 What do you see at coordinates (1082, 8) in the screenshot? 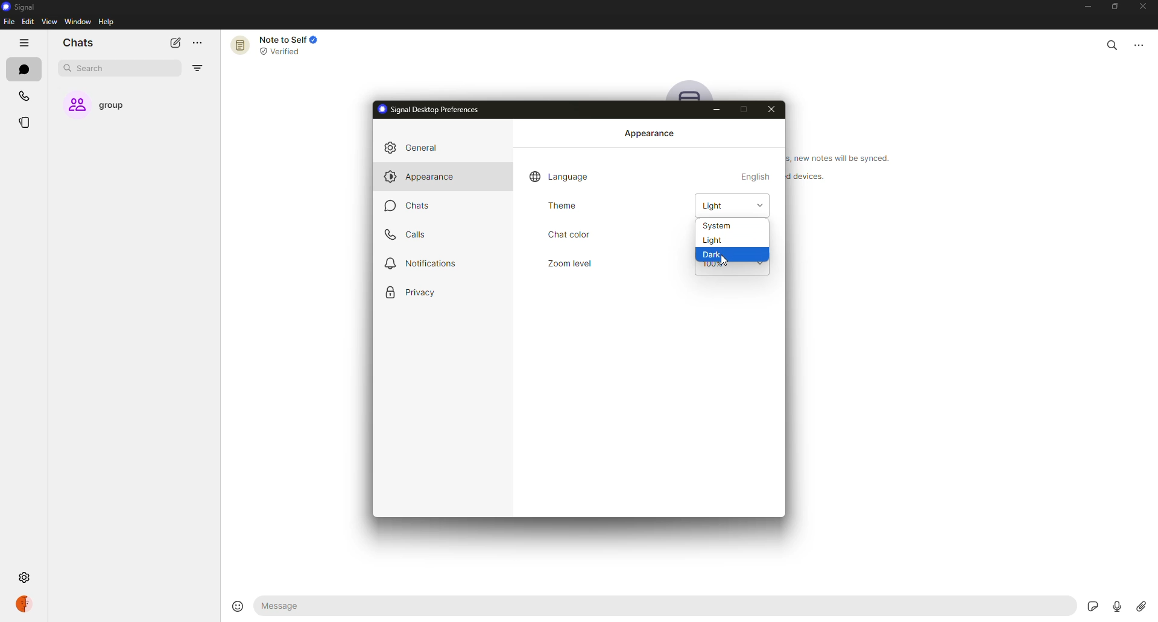
I see `minimize` at bounding box center [1082, 8].